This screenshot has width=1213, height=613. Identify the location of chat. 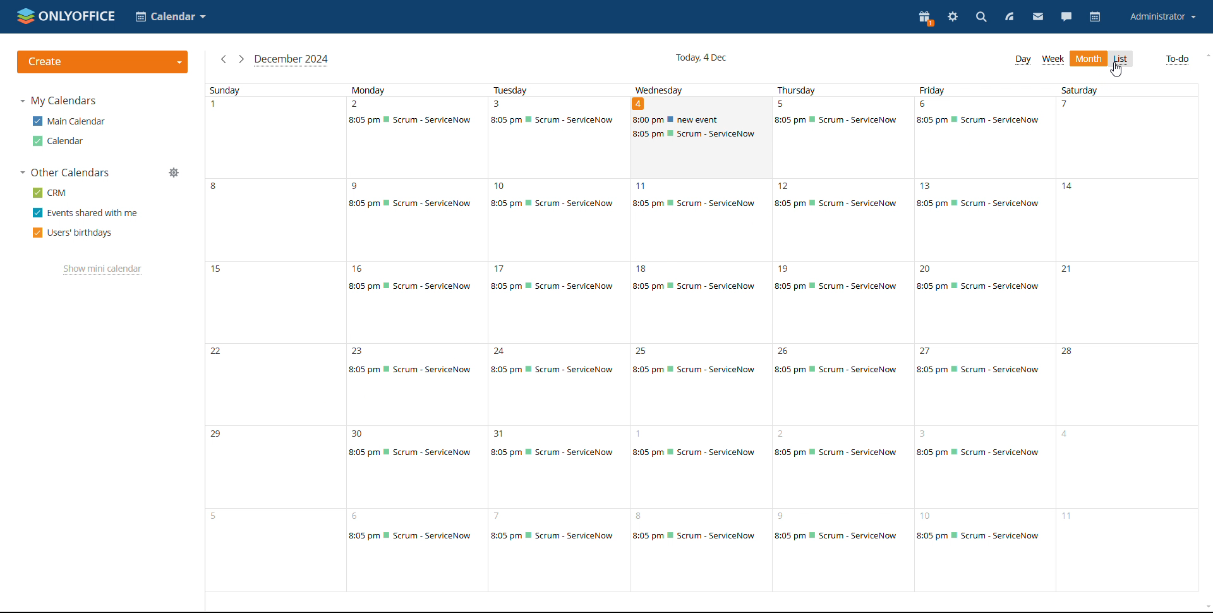
(1067, 17).